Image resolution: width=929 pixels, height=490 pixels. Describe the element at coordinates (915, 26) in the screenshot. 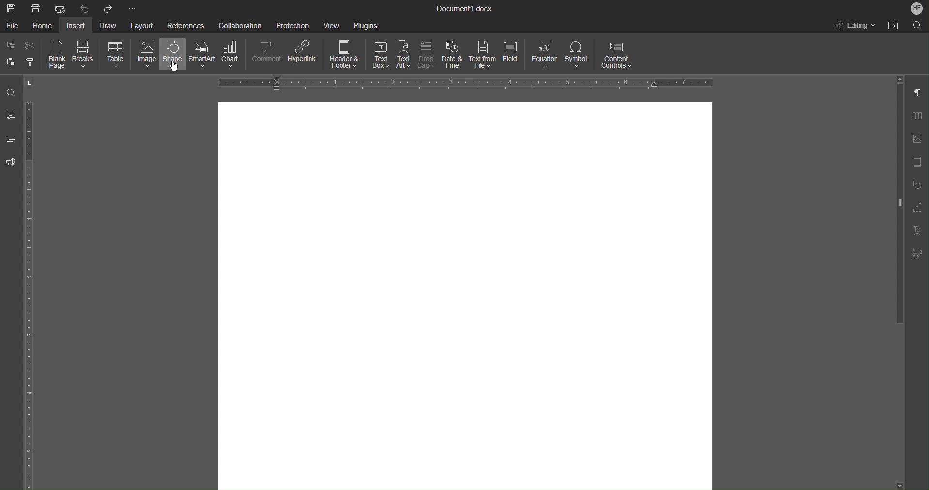

I see `Search` at that location.